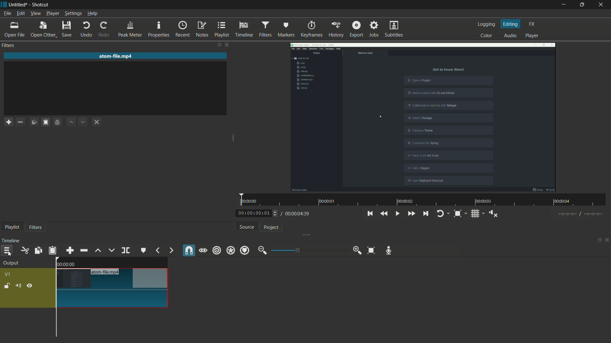  Describe the element at coordinates (4, 4) in the screenshot. I see `app icon` at that location.